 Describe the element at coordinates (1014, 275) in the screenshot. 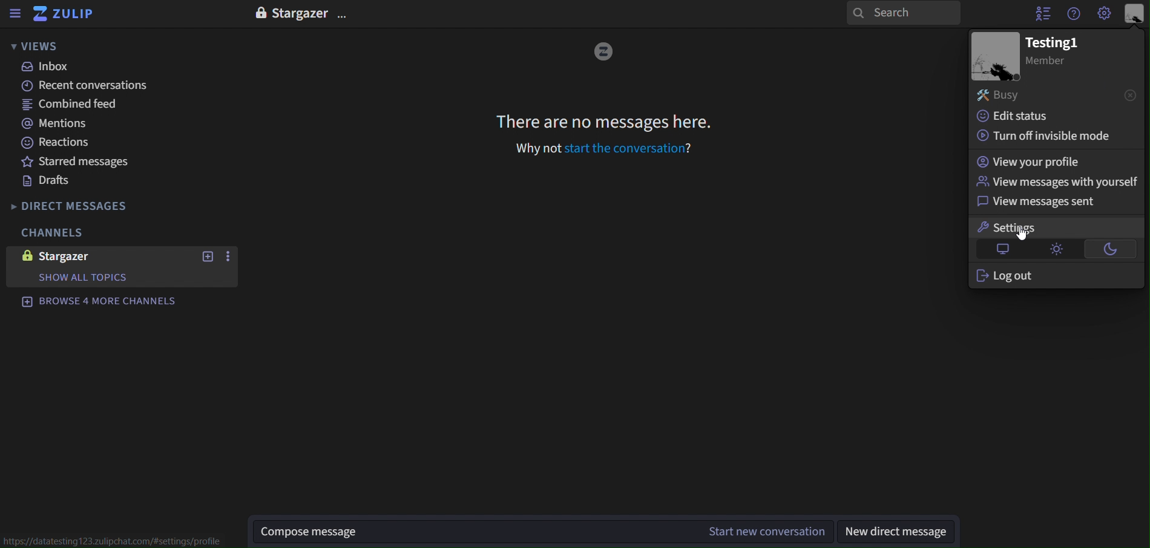

I see `log out` at that location.